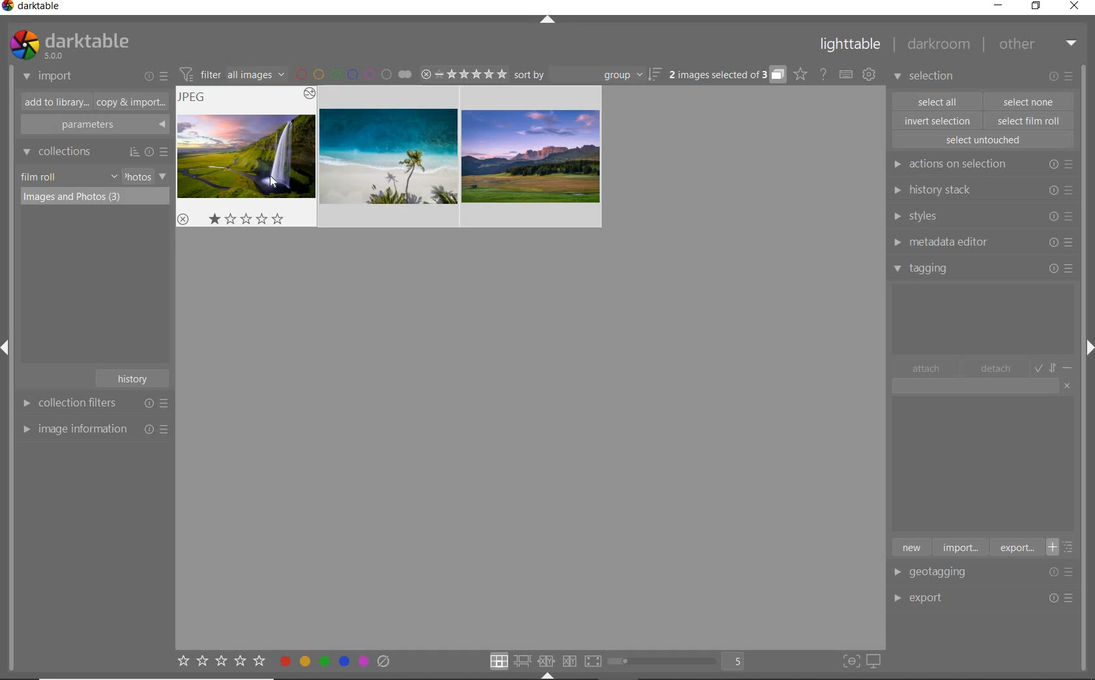 The height and width of the screenshot is (680, 1095). Describe the element at coordinates (548, 675) in the screenshot. I see `Expand/Collapse` at that location.